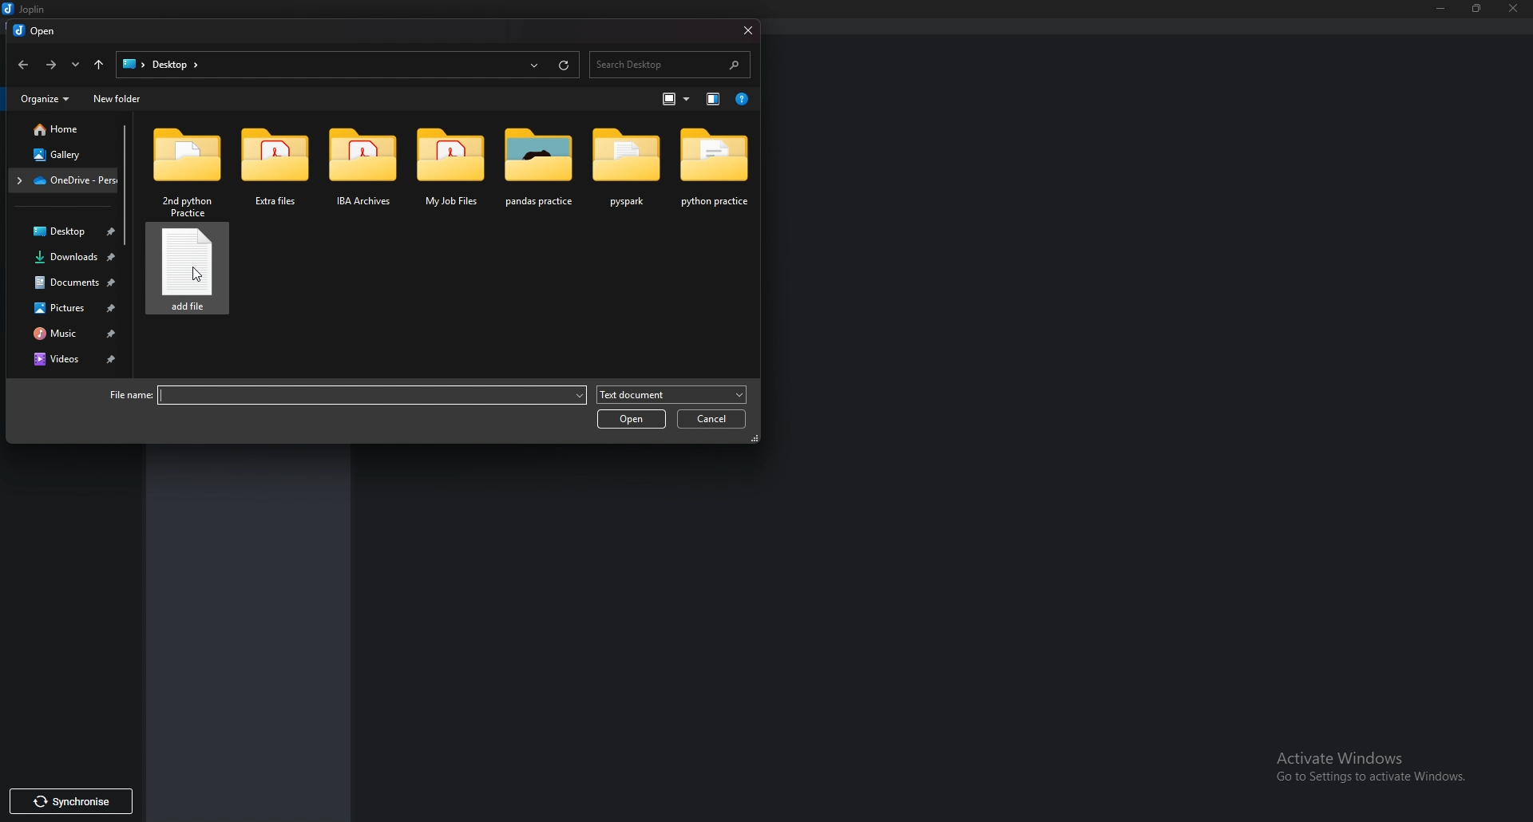  What do you see at coordinates (671, 64) in the screenshot?
I see `Search desktop` at bounding box center [671, 64].